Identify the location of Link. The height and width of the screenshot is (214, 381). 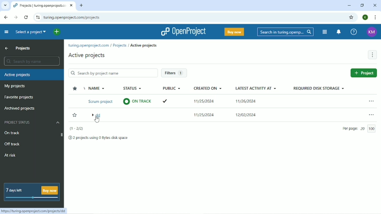
(35, 211).